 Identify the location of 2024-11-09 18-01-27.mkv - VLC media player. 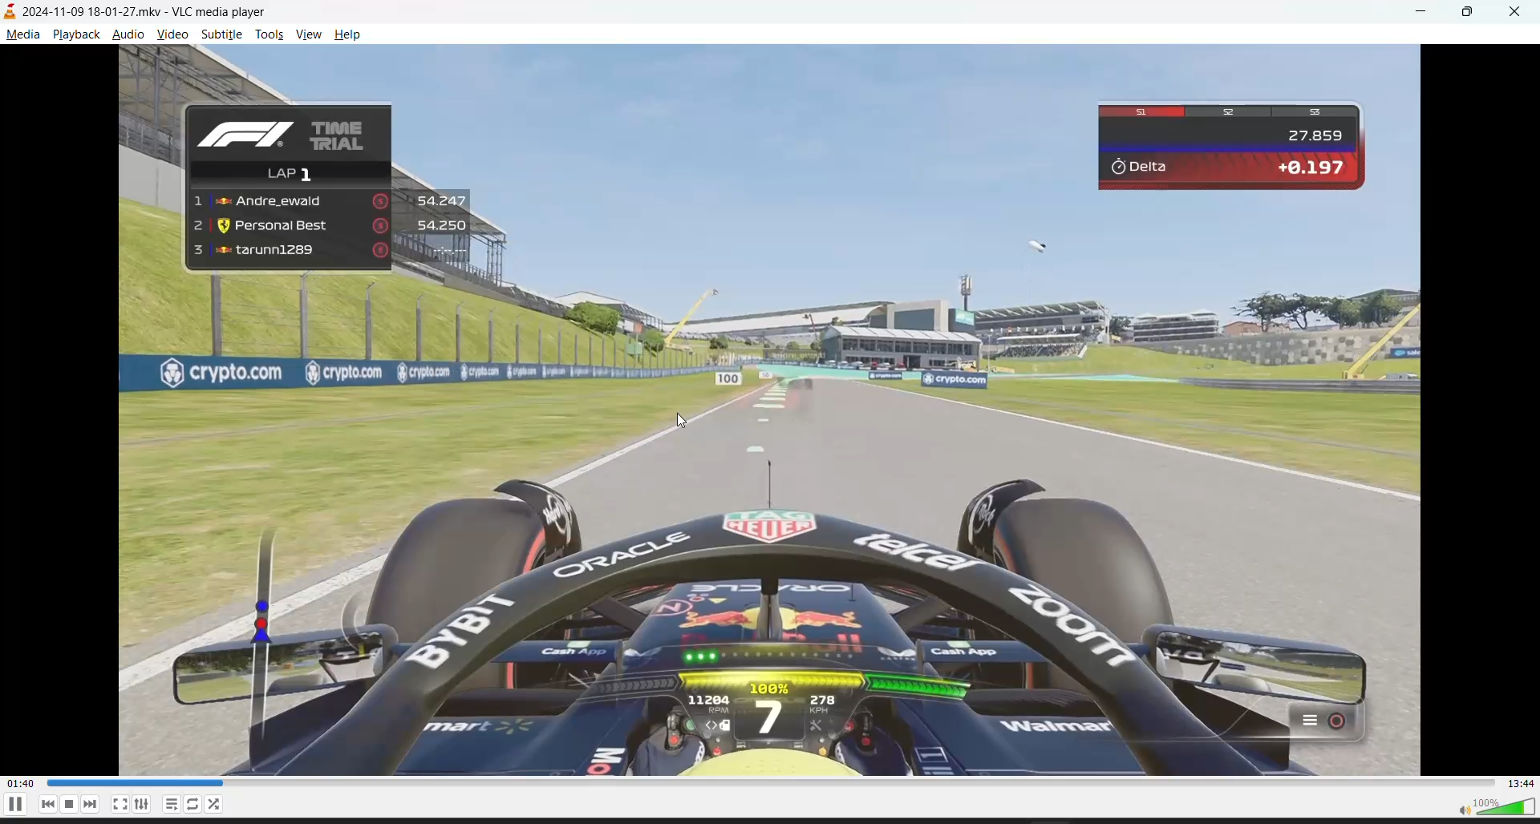
(141, 11).